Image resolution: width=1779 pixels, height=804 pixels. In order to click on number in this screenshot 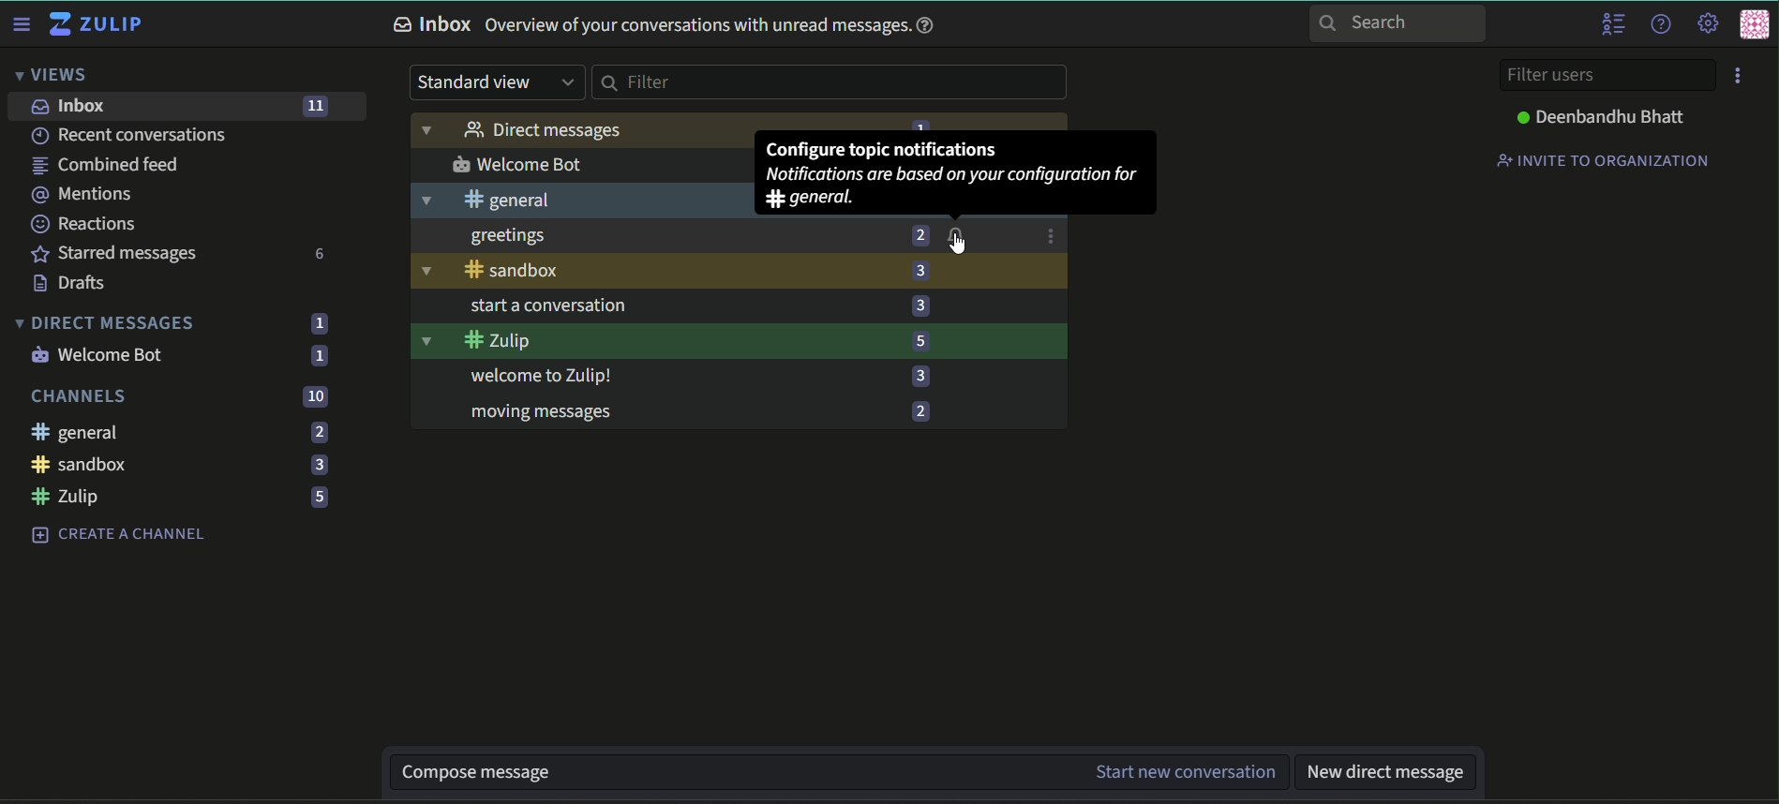, I will do `click(920, 377)`.